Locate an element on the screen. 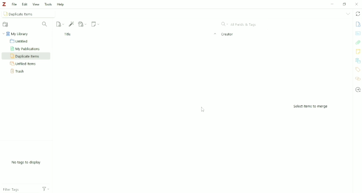 This screenshot has height=193, width=362. Trash is located at coordinates (18, 71).